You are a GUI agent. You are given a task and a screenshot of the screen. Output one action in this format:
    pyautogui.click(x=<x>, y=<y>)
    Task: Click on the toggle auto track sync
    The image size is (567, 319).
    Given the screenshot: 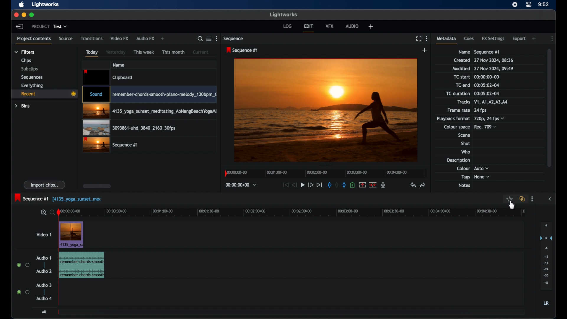 What is the action you would take?
    pyautogui.click(x=522, y=199)
    